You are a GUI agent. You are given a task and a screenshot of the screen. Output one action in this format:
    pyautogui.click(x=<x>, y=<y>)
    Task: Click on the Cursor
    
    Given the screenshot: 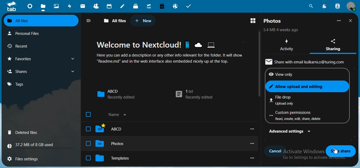 What is the action you would take?
    pyautogui.click(x=336, y=151)
    